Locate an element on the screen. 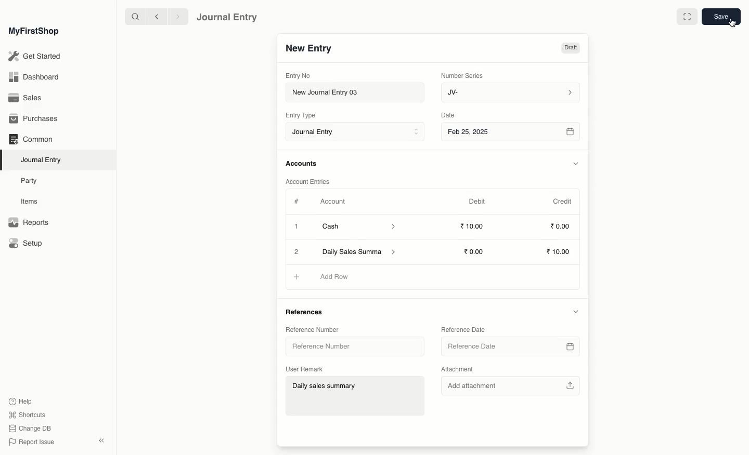 The width and height of the screenshot is (749, 455). forward > is located at coordinates (175, 16).